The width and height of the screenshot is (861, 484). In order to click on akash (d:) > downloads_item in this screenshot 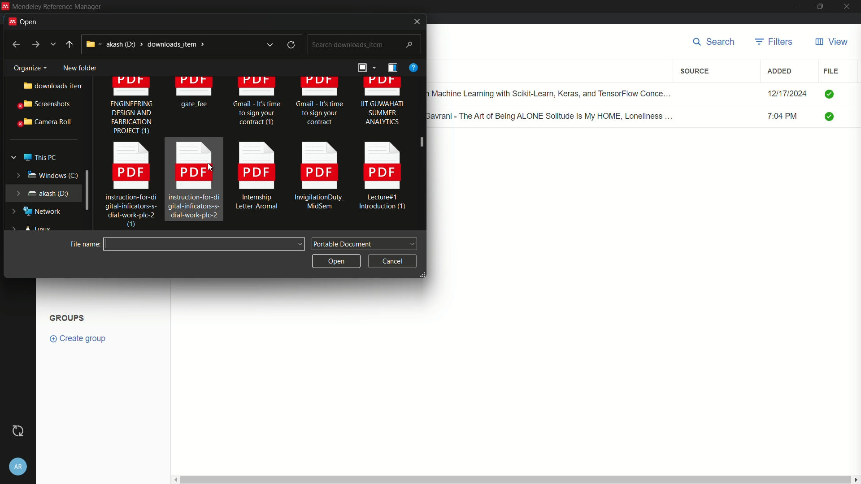, I will do `click(164, 44)`.